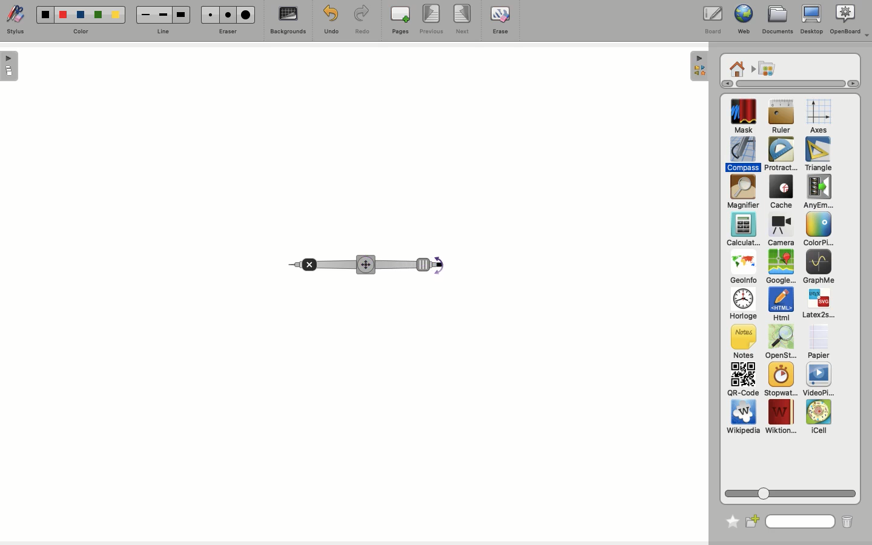  What do you see at coordinates (742, 381) in the screenshot?
I see `QR code` at bounding box center [742, 381].